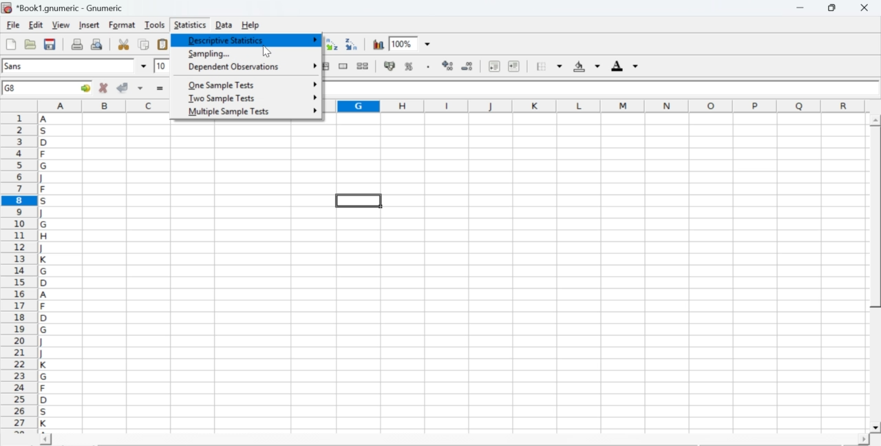  I want to click on center horizontally, so click(286, 66).